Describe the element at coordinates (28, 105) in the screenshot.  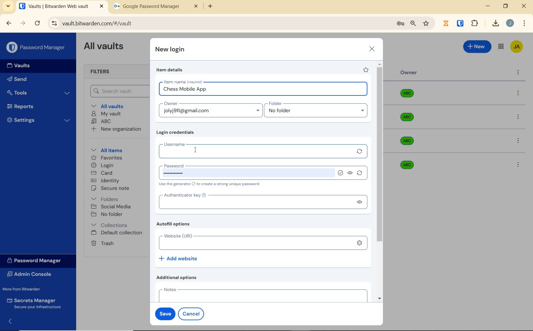
I see `Reports` at that location.